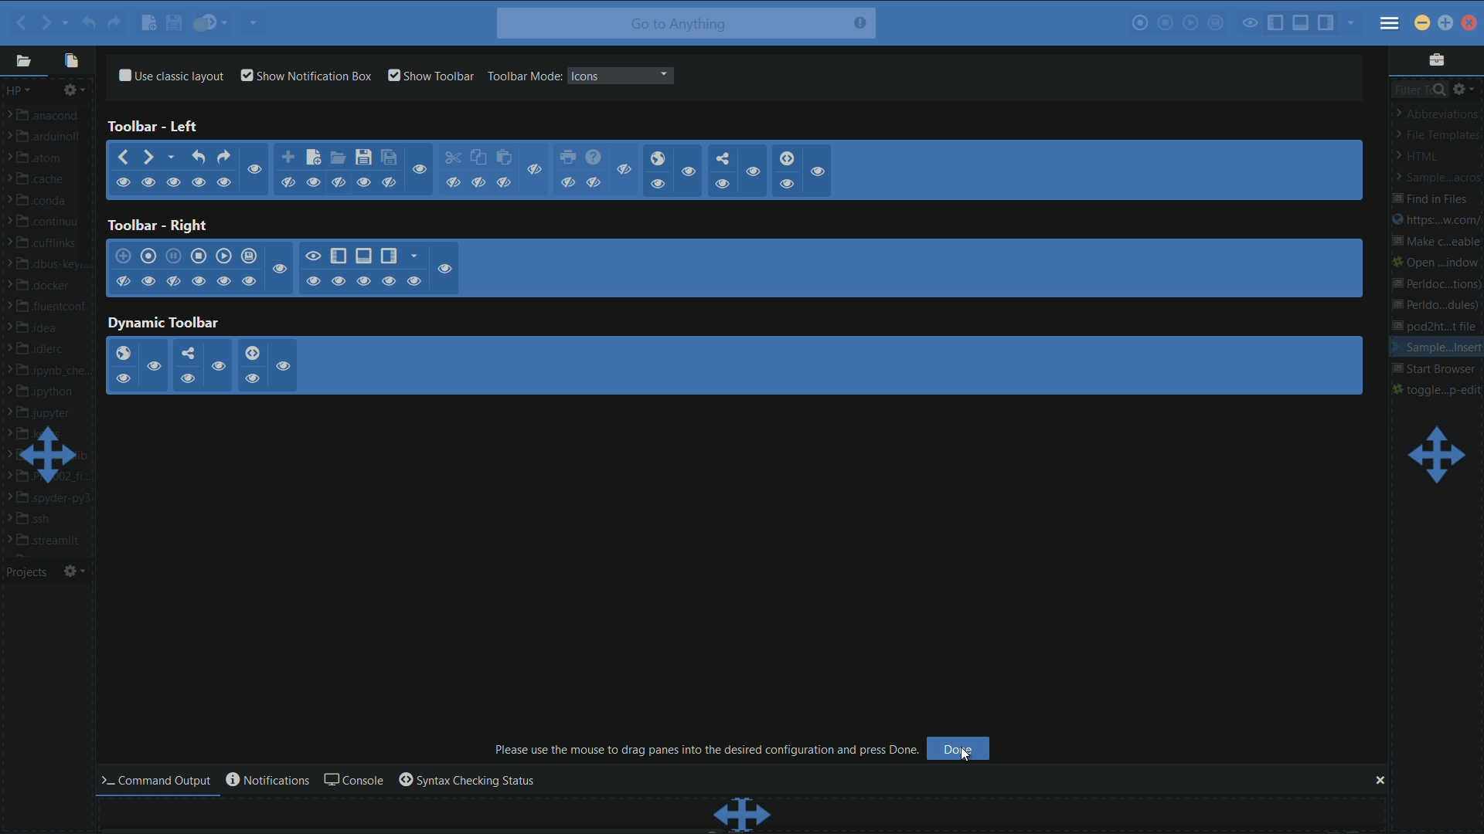 This screenshot has width=1484, height=834. What do you see at coordinates (1435, 222) in the screenshot?
I see `https:..w.com/` at bounding box center [1435, 222].